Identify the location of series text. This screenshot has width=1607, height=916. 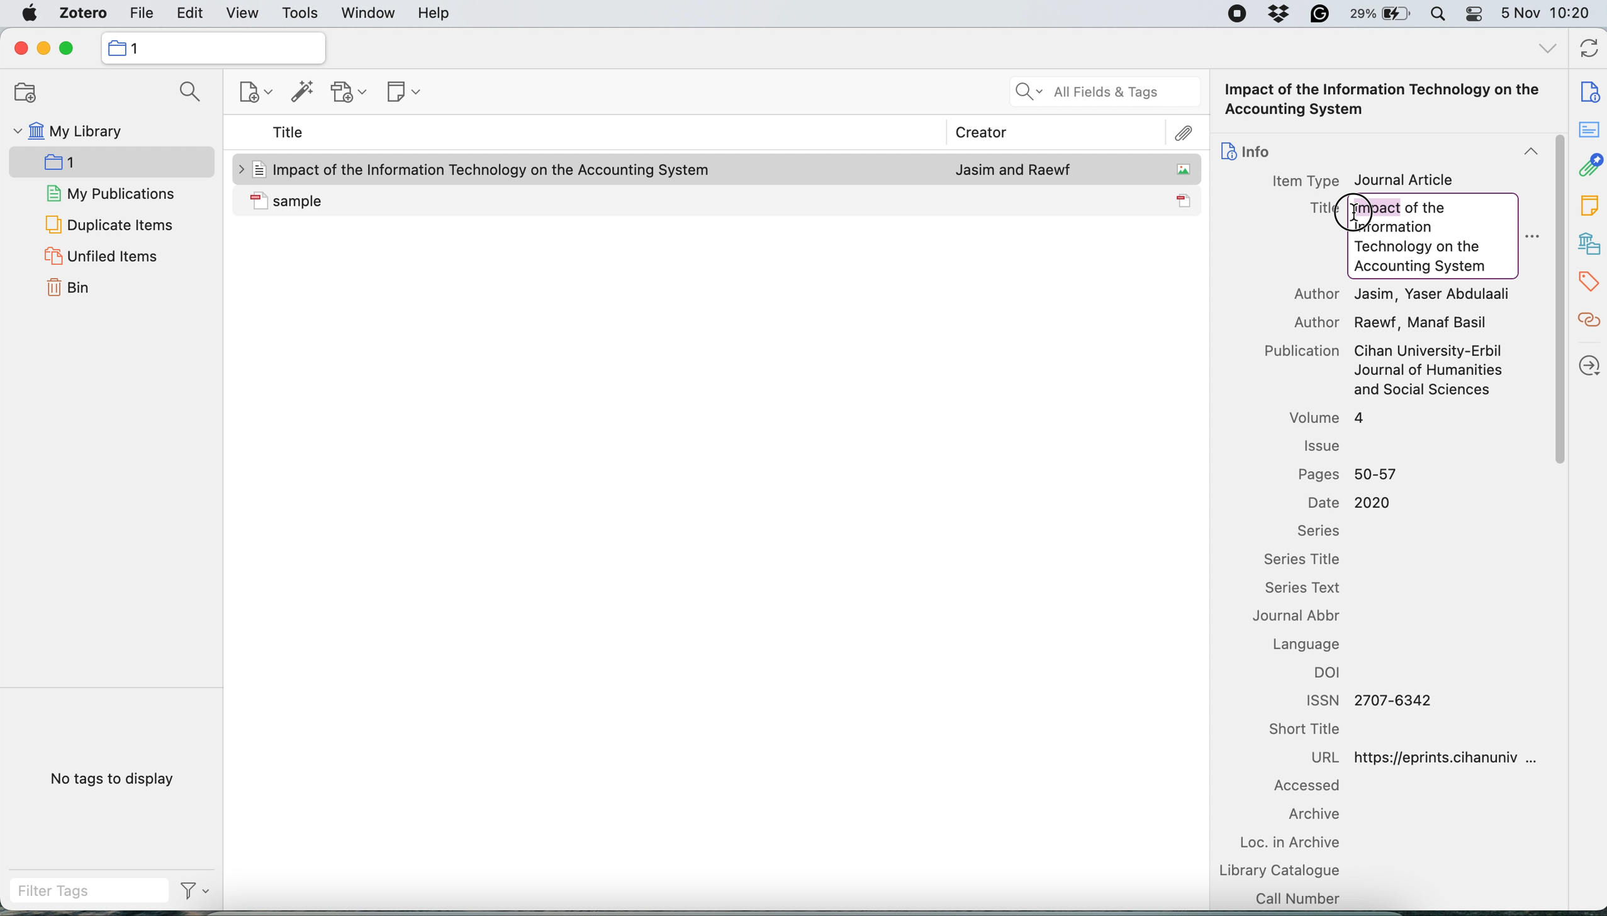
(1310, 588).